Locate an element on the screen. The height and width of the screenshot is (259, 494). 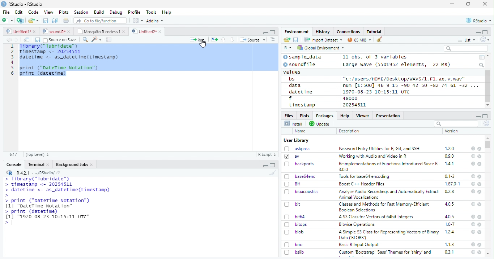
data is located at coordinates (296, 85).